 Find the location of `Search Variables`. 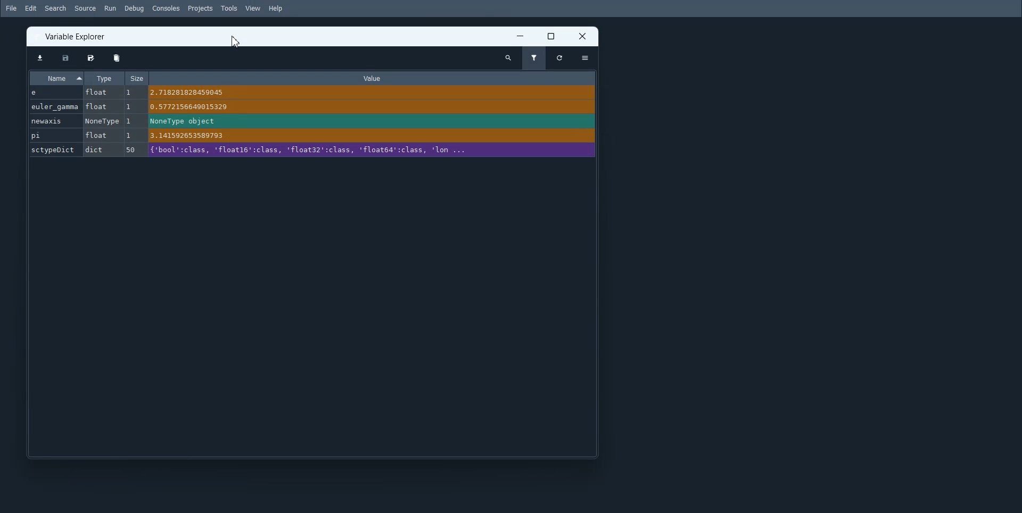

Search Variables is located at coordinates (509, 59).